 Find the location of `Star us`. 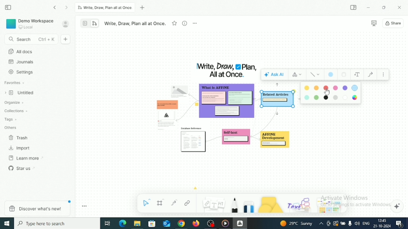

Star us is located at coordinates (22, 168).